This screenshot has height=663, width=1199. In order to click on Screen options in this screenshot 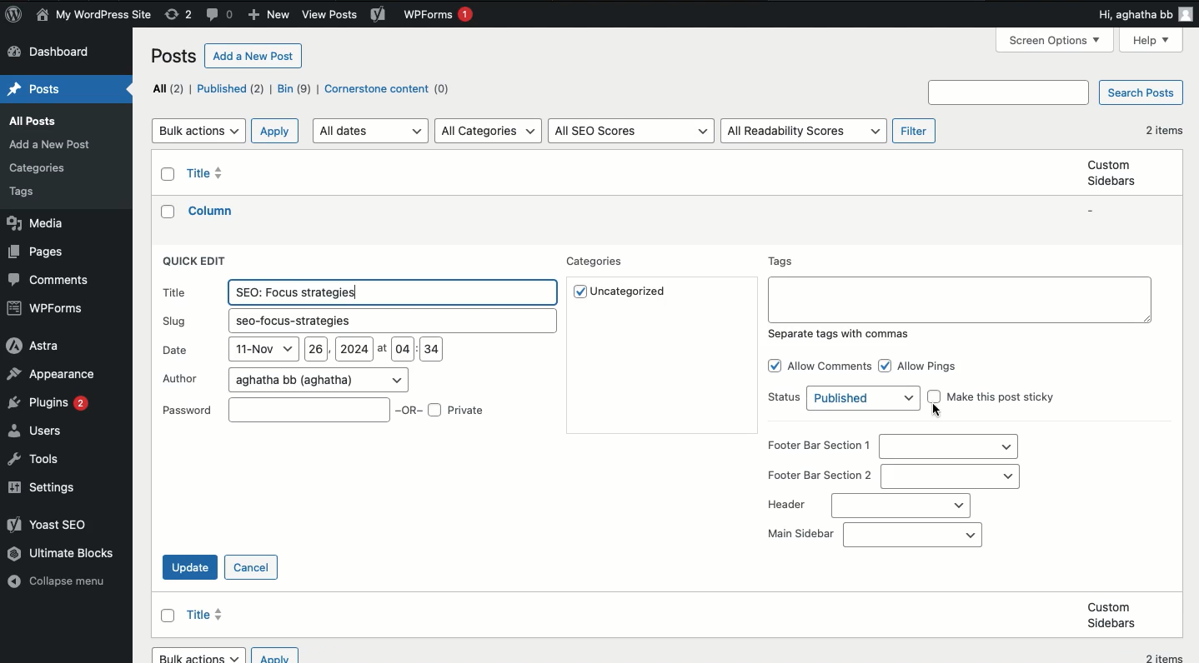, I will do `click(1057, 39)`.